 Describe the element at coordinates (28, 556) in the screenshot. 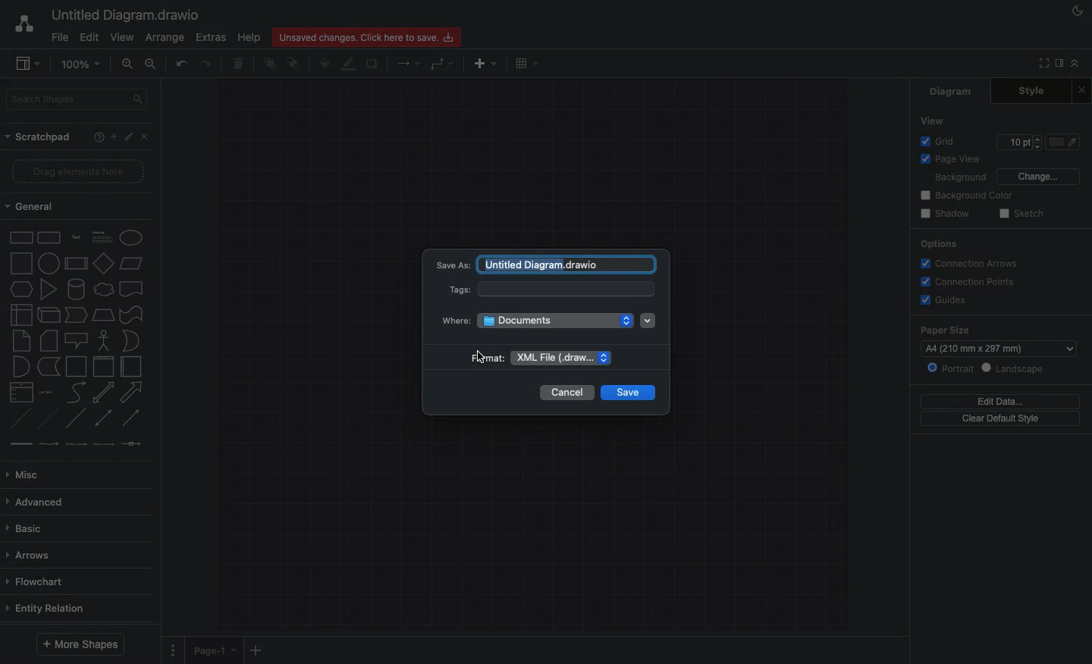

I see `Arrows` at that location.